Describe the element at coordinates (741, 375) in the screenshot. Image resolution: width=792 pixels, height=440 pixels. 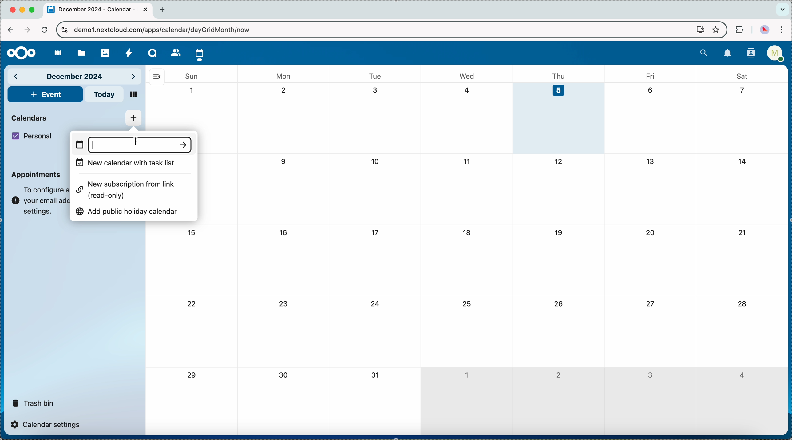
I see `4` at that location.